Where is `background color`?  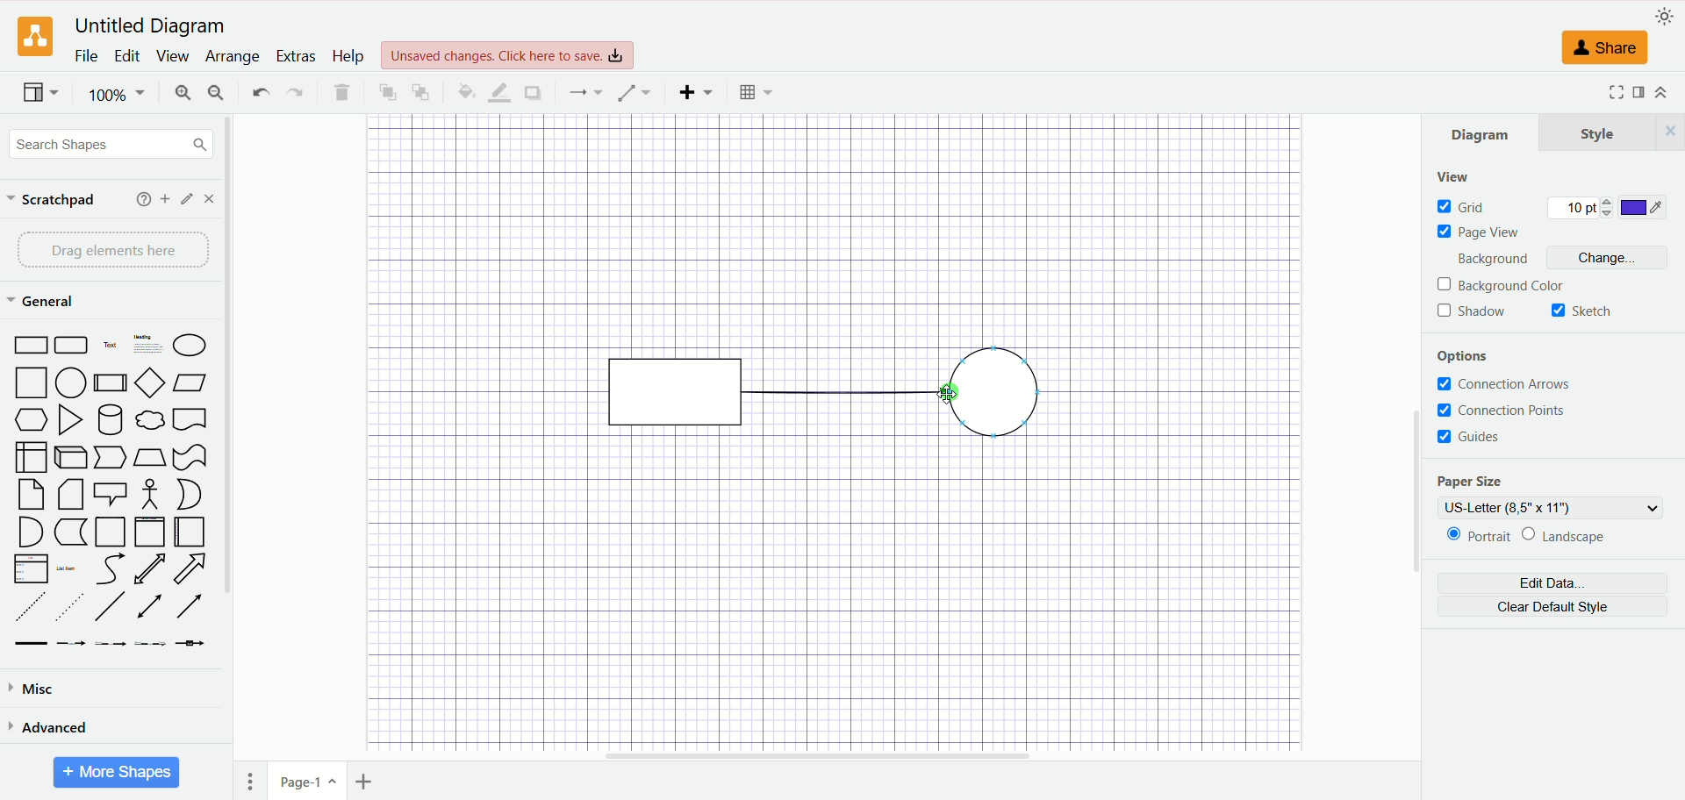
background color is located at coordinates (1502, 284).